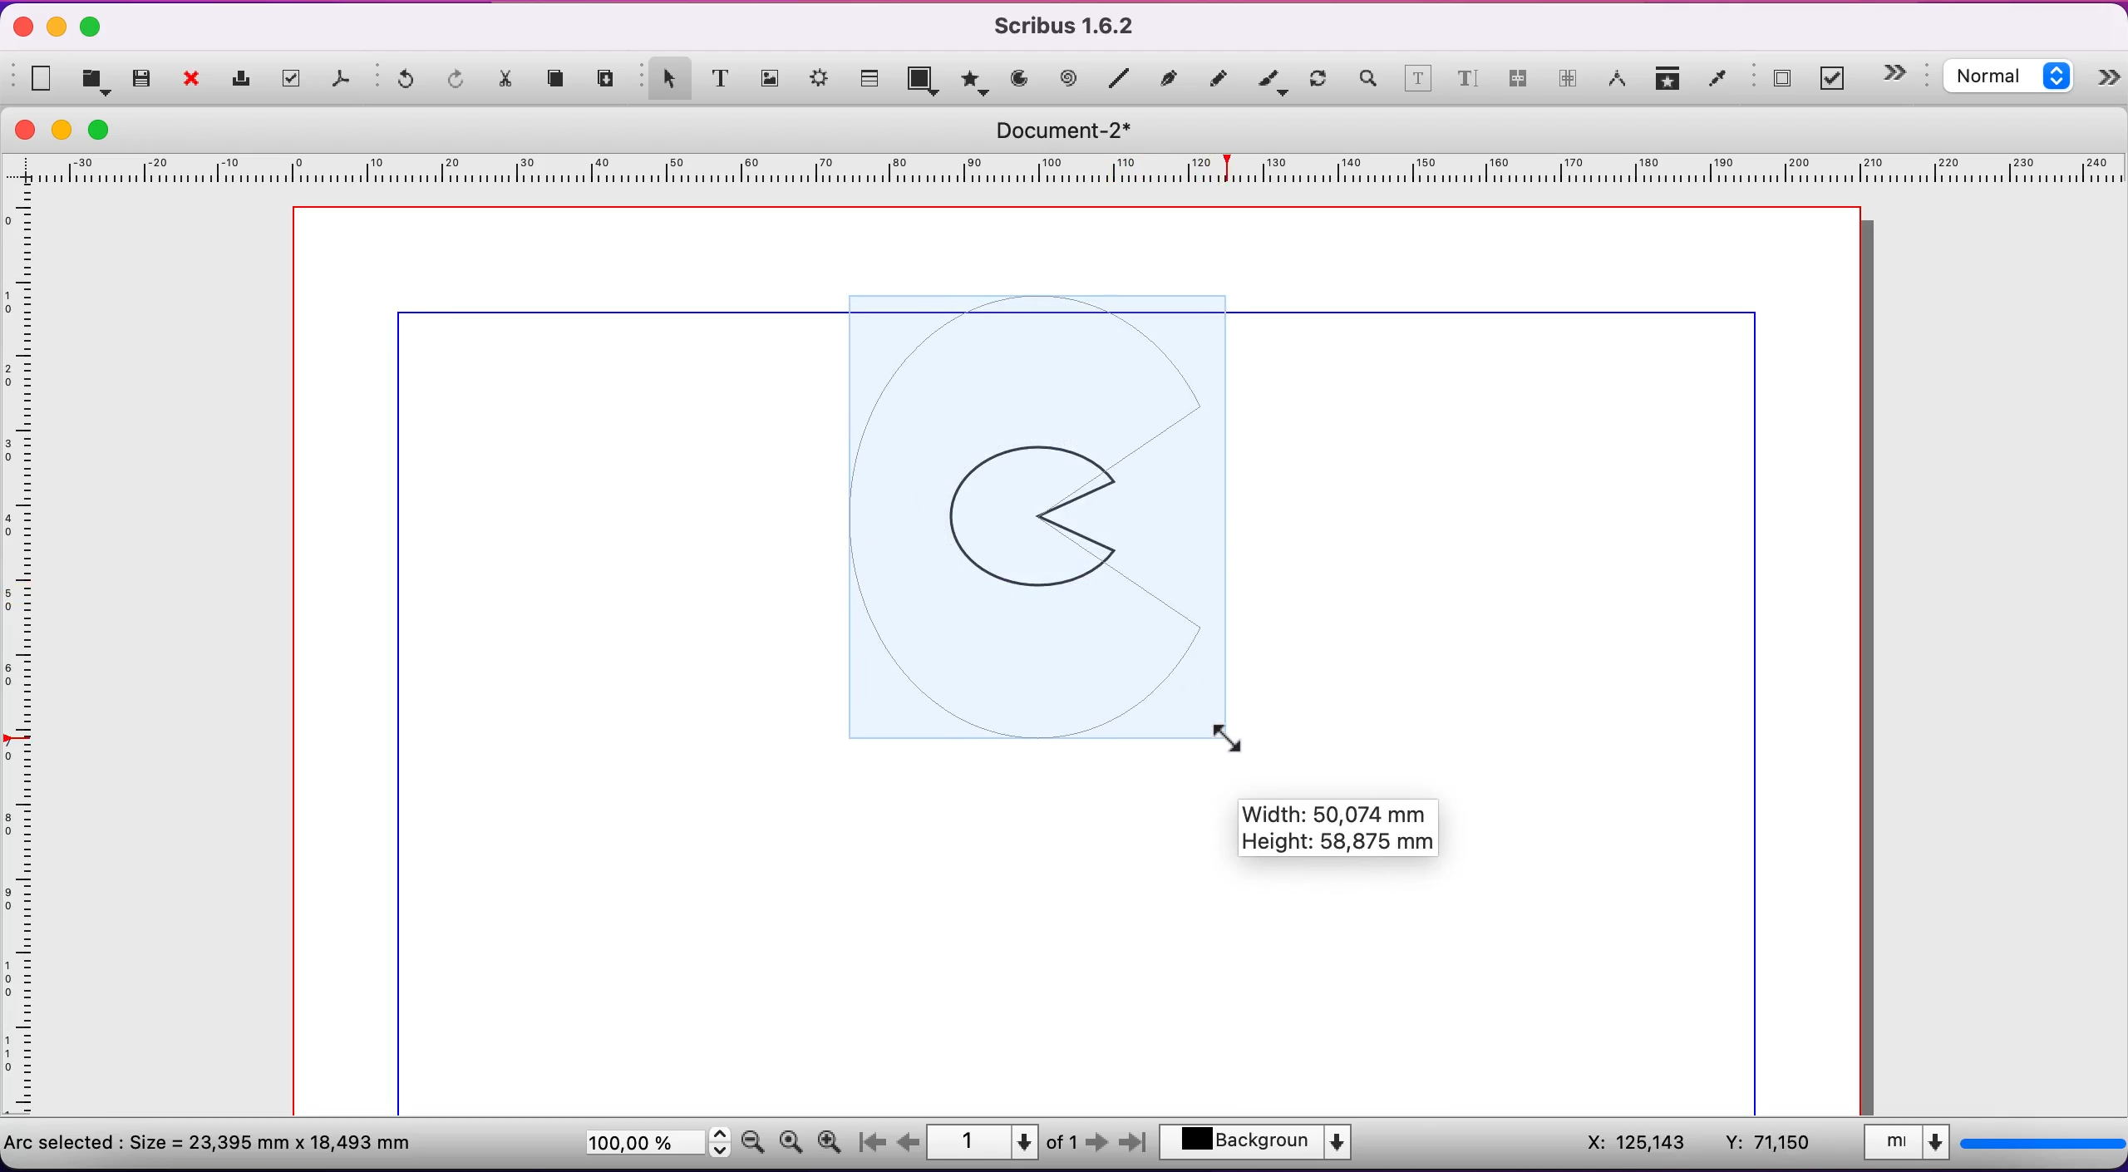 This screenshot has height=1172, width=2128. Describe the element at coordinates (222, 1140) in the screenshot. I see `arc selectes size` at that location.